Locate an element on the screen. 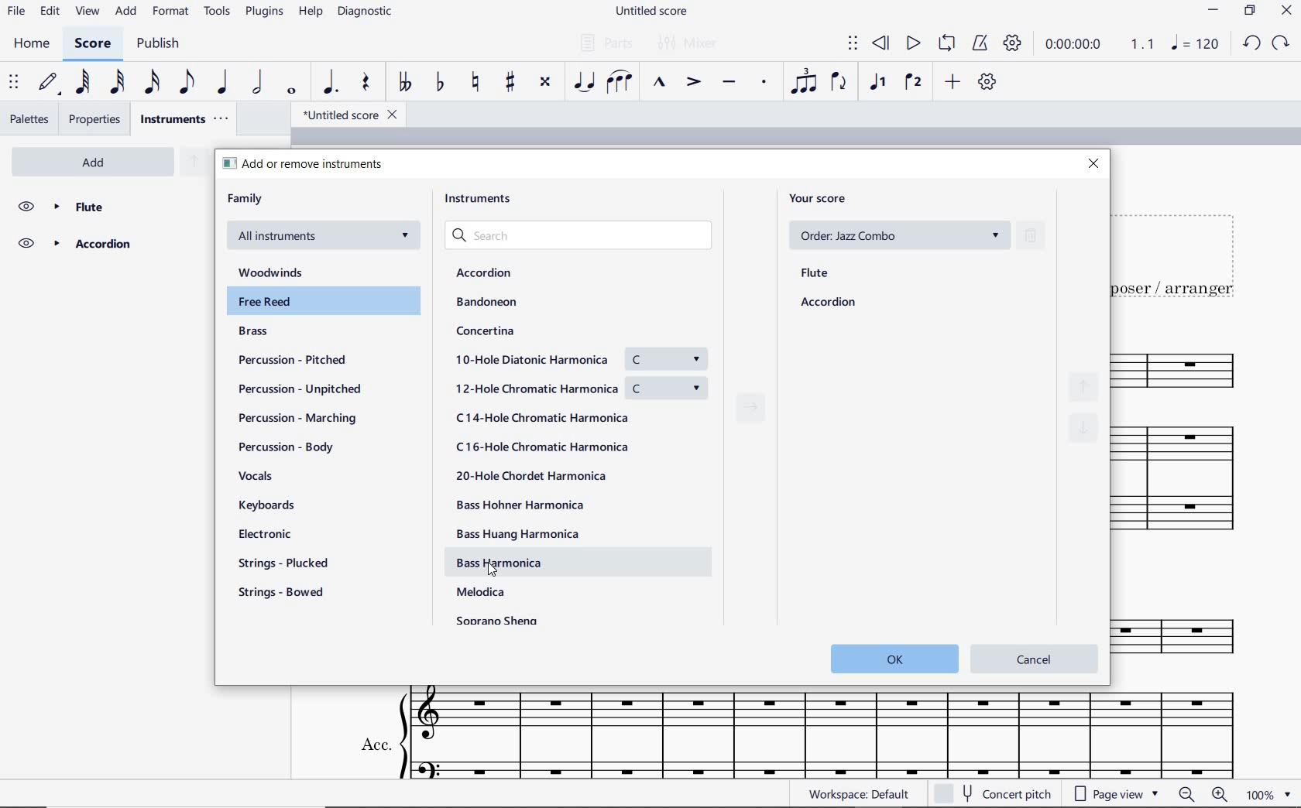 Image resolution: width=1301 pixels, height=808 pixels. UNDO is located at coordinates (1251, 43).